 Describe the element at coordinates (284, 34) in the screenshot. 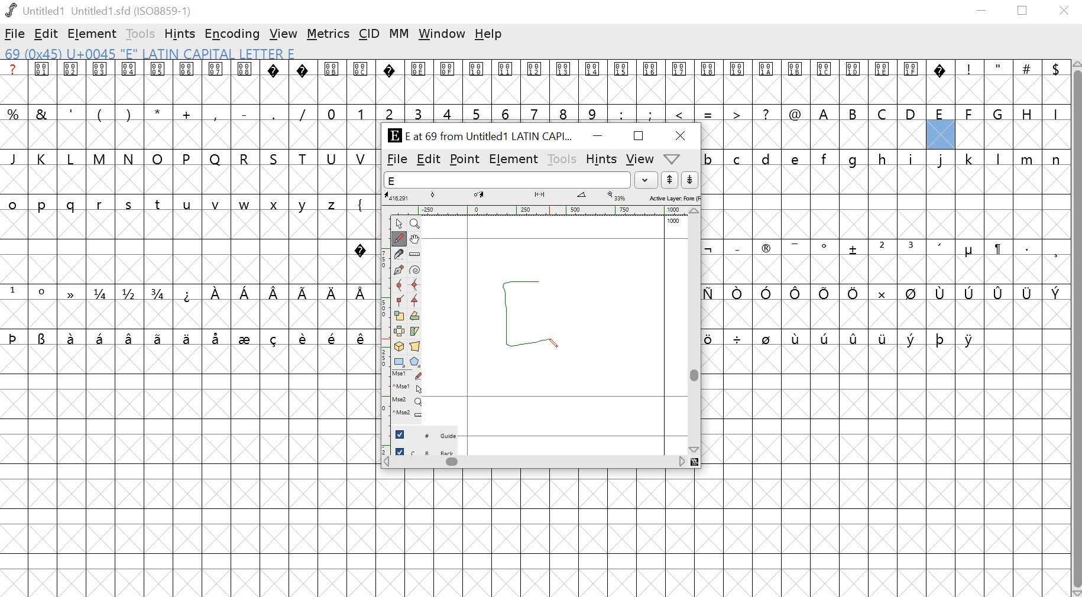

I see `view` at that location.